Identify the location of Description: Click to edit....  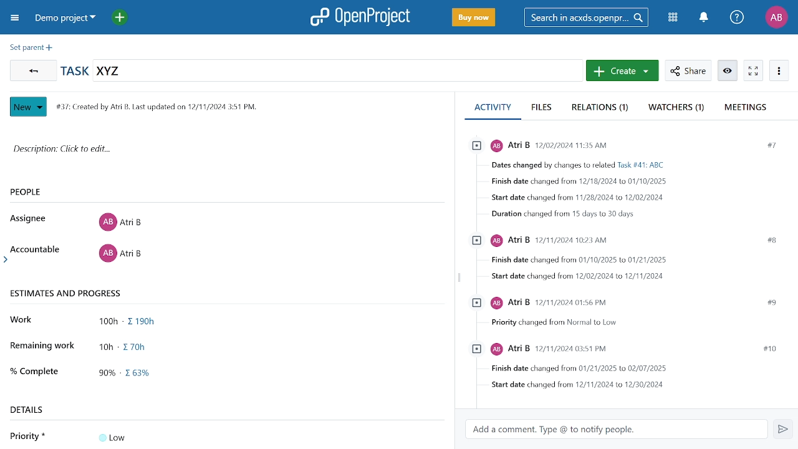
(69, 148).